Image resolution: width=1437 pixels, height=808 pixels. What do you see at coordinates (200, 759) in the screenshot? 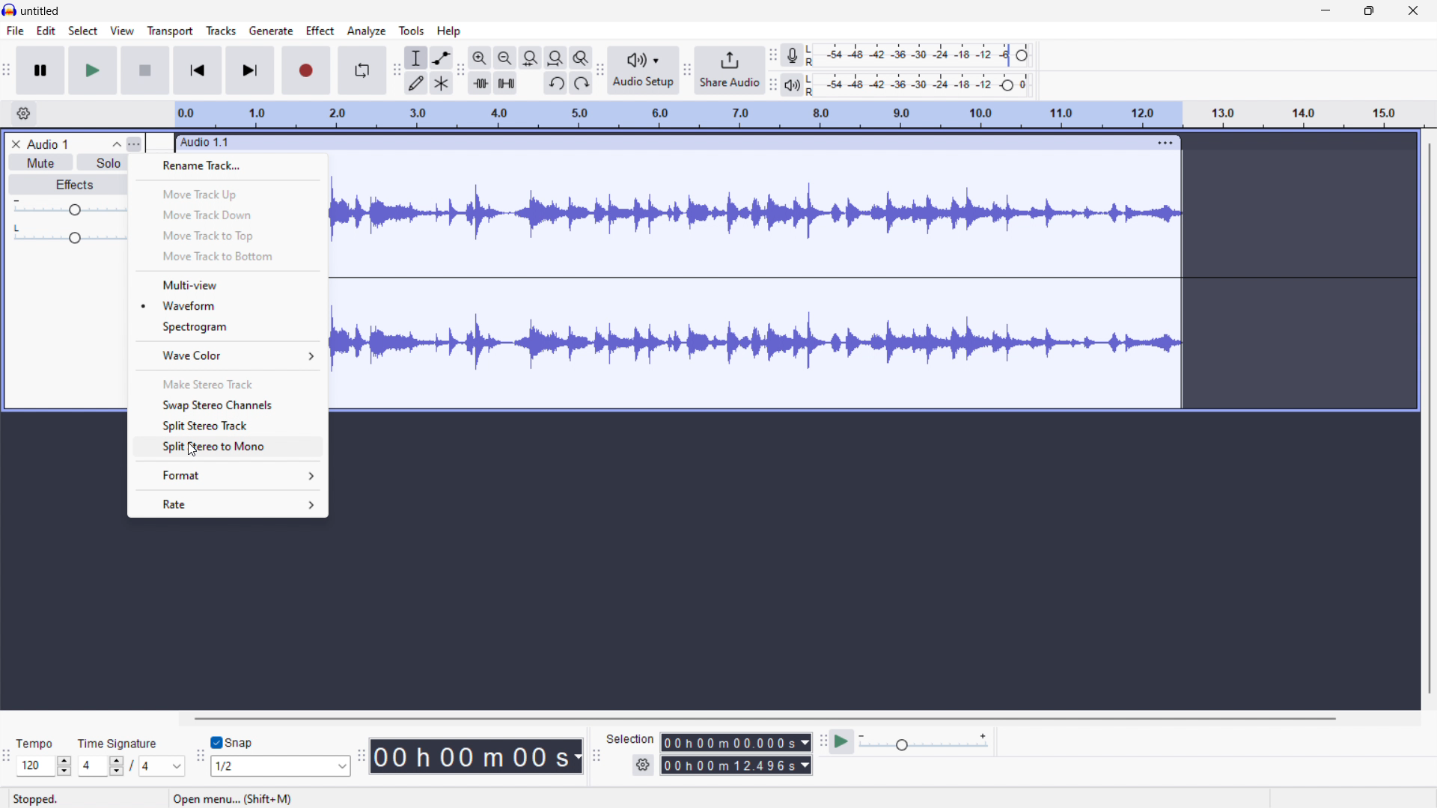
I see `snapping toolbar` at bounding box center [200, 759].